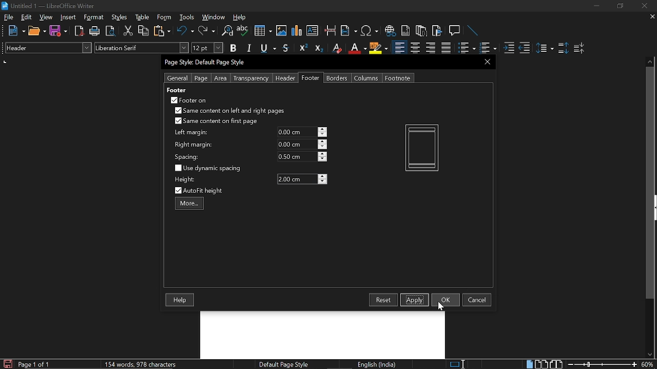 This screenshot has width=657, height=369. Describe the element at coordinates (128, 31) in the screenshot. I see `Cut` at that location.